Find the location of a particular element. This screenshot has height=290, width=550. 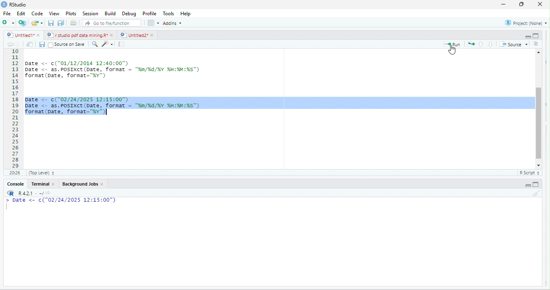

close is located at coordinates (153, 35).